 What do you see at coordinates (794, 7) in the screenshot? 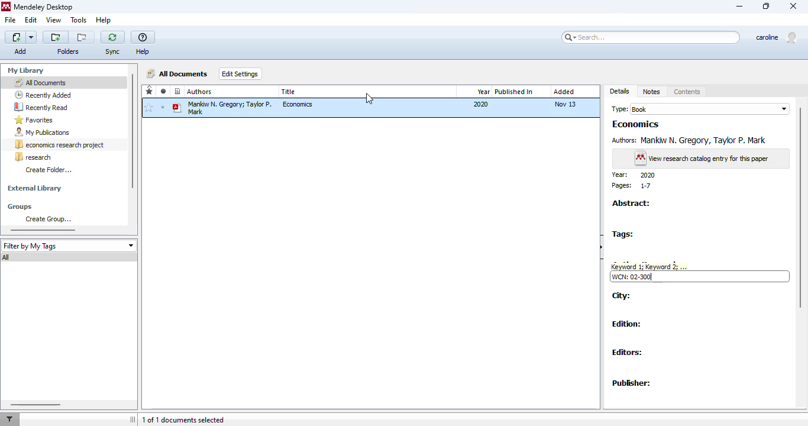
I see `close` at bounding box center [794, 7].